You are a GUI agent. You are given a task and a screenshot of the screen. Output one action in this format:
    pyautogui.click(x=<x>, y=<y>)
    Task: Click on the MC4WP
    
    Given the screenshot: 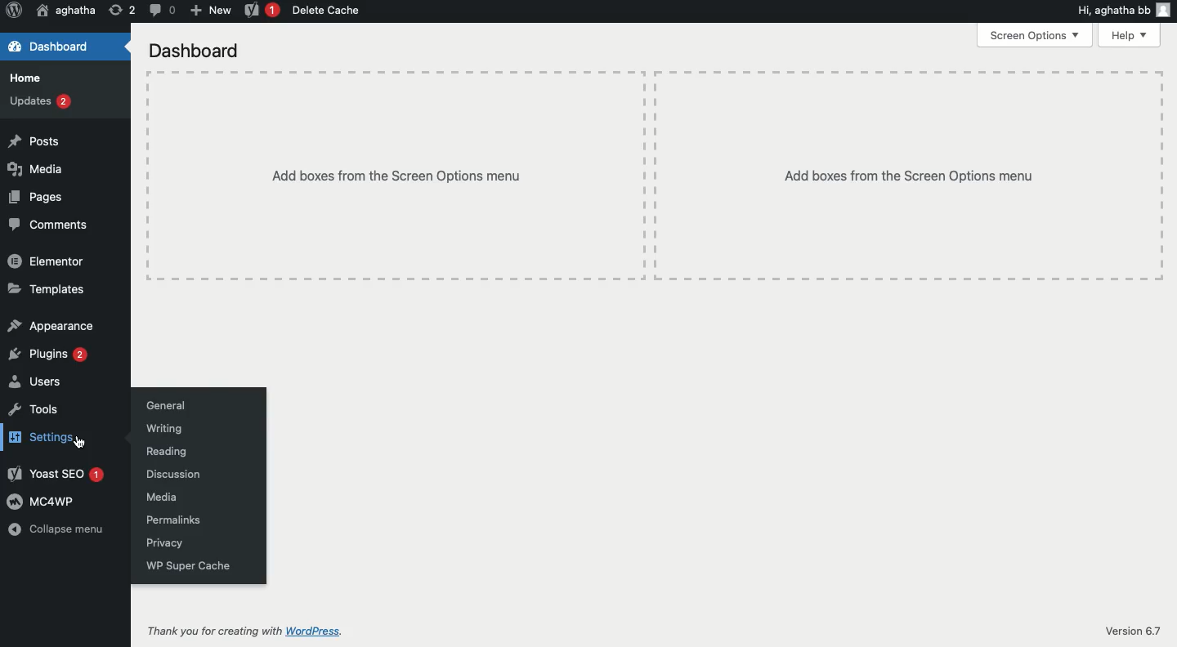 What is the action you would take?
    pyautogui.click(x=40, y=502)
    